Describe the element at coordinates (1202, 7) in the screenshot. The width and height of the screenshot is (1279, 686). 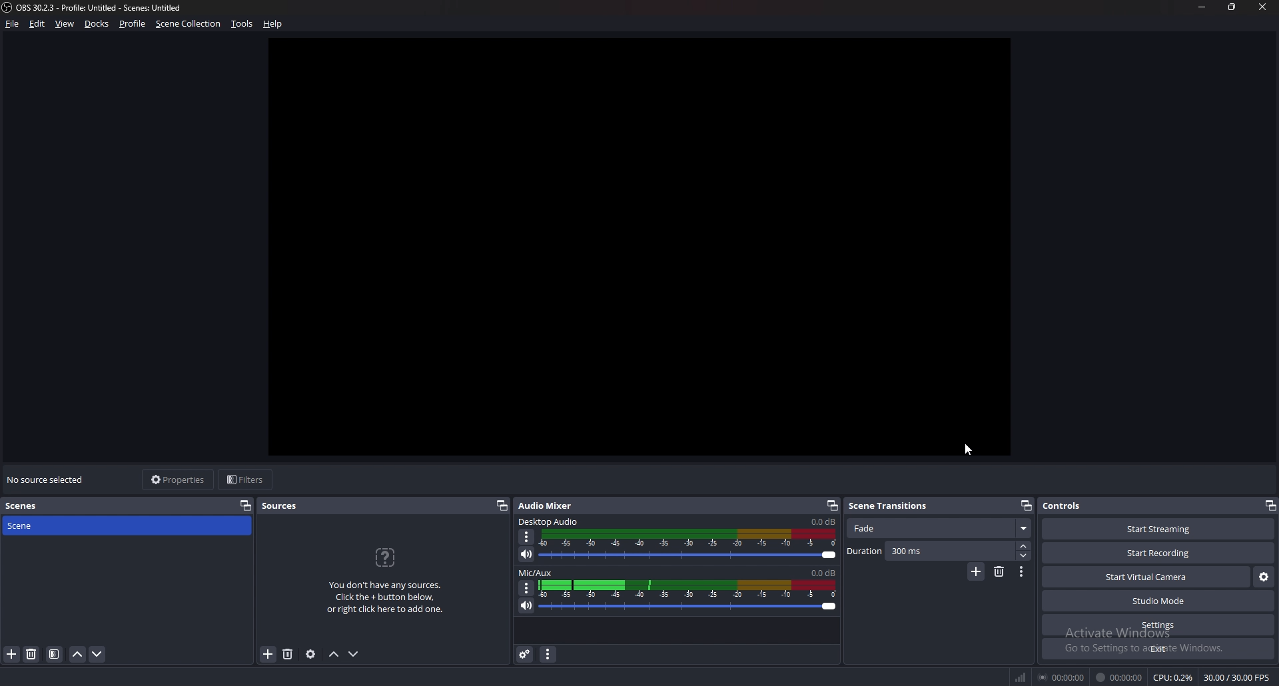
I see `minimize` at that location.